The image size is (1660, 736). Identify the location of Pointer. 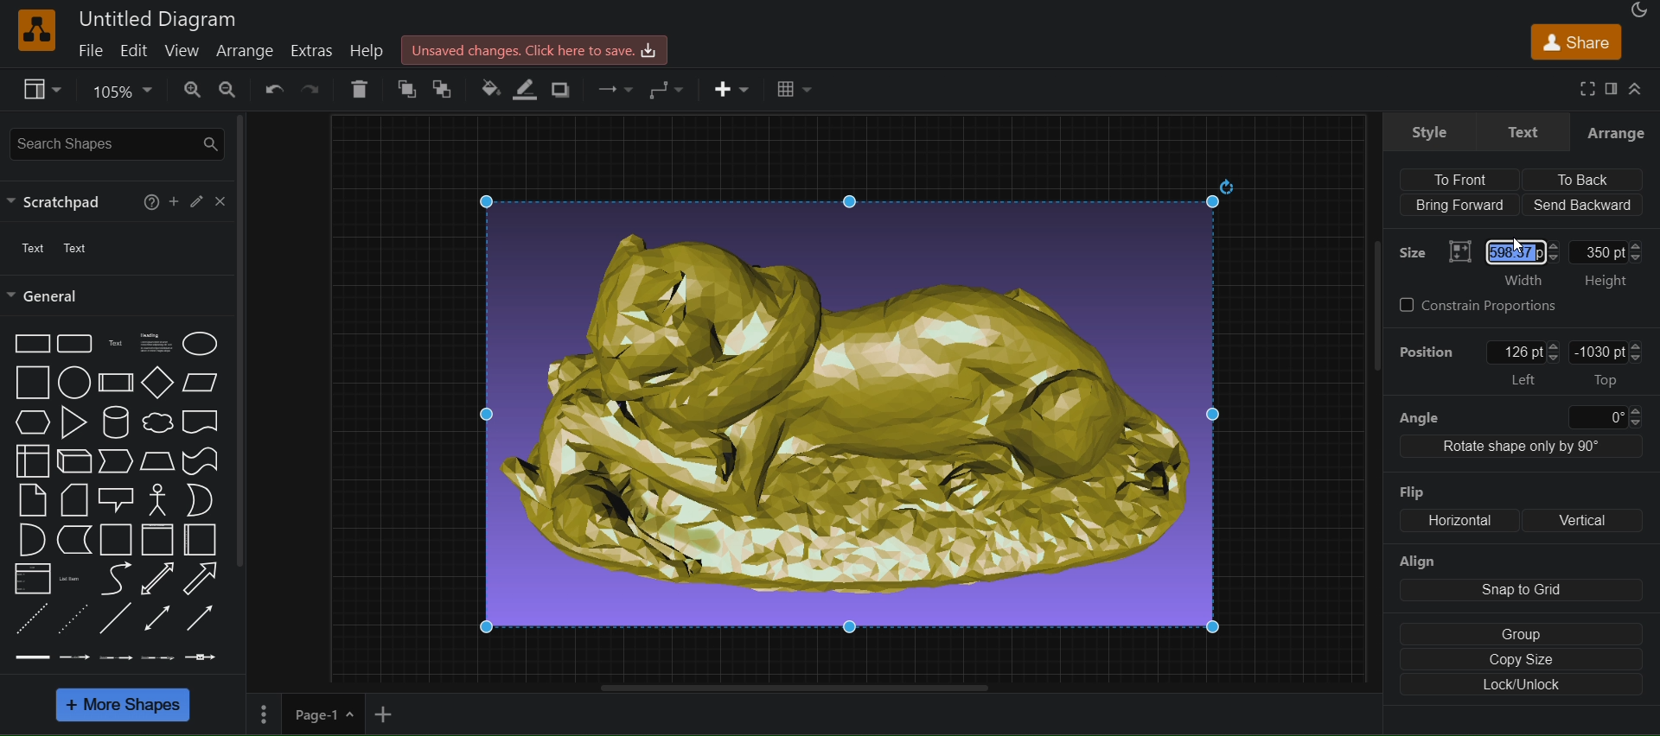
(1527, 247).